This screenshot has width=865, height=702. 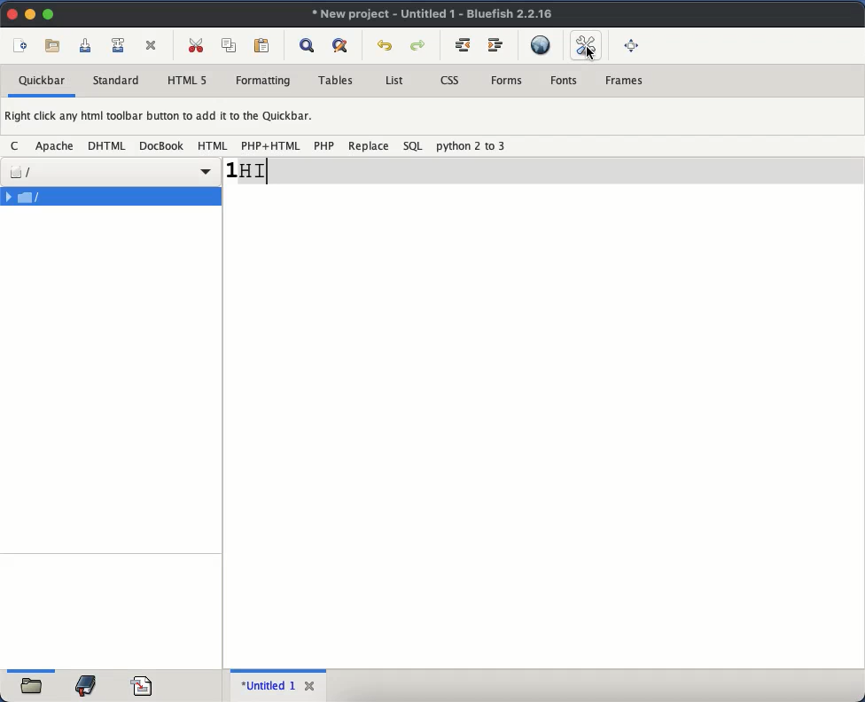 What do you see at coordinates (23, 44) in the screenshot?
I see `new file` at bounding box center [23, 44].